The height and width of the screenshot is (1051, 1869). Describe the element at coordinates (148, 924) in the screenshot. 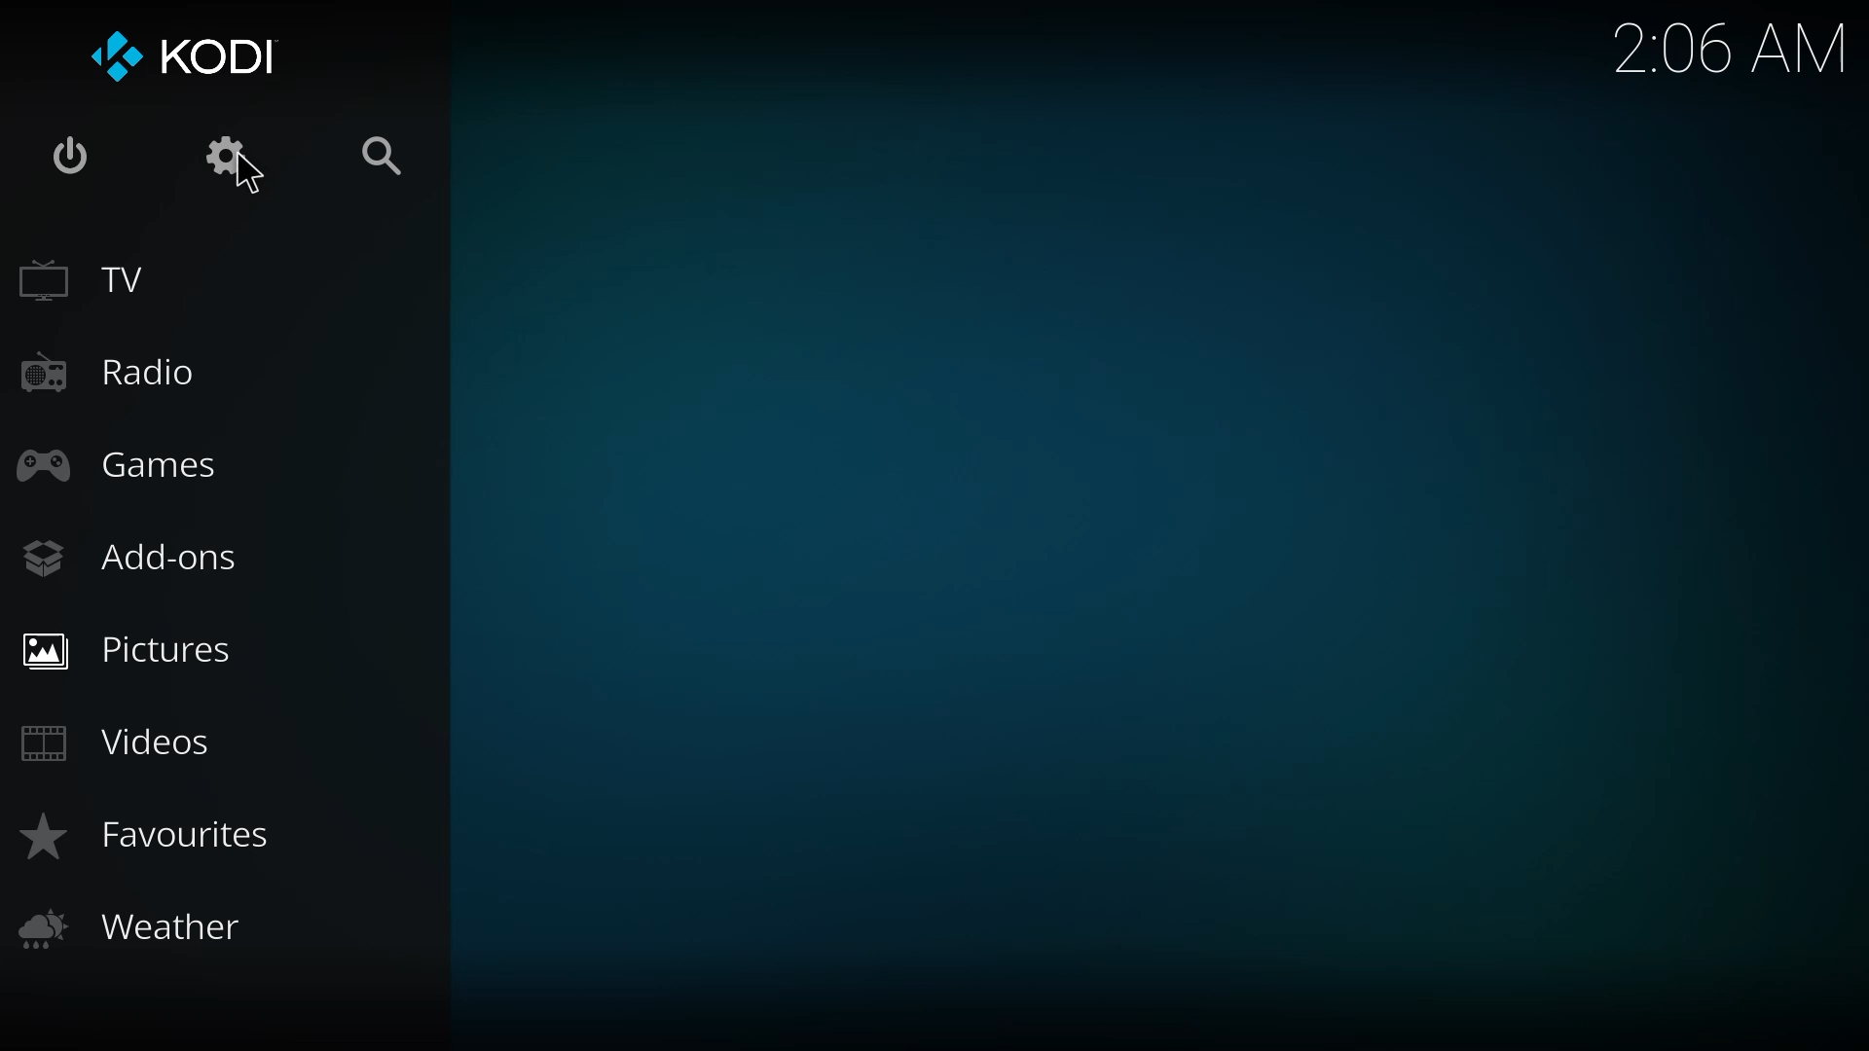

I see `weather` at that location.